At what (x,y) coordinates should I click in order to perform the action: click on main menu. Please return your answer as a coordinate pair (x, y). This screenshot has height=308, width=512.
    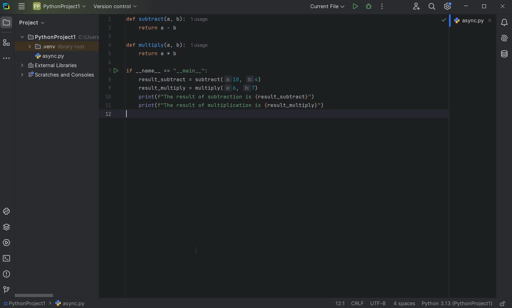
    Looking at the image, I should click on (22, 7).